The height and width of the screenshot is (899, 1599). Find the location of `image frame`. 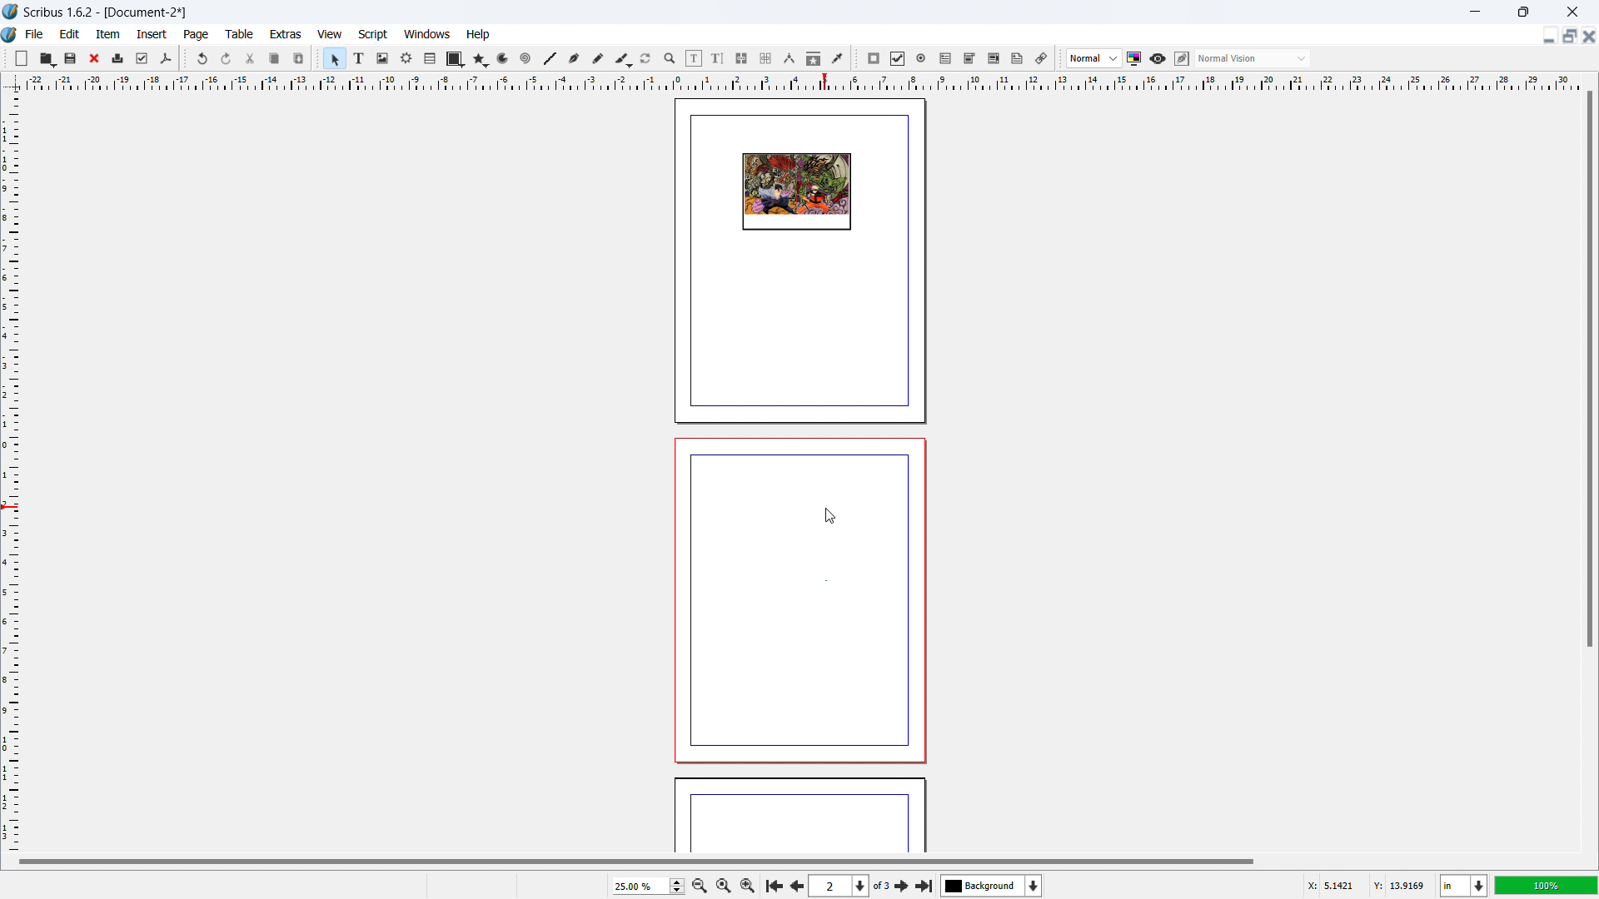

image frame is located at coordinates (382, 58).